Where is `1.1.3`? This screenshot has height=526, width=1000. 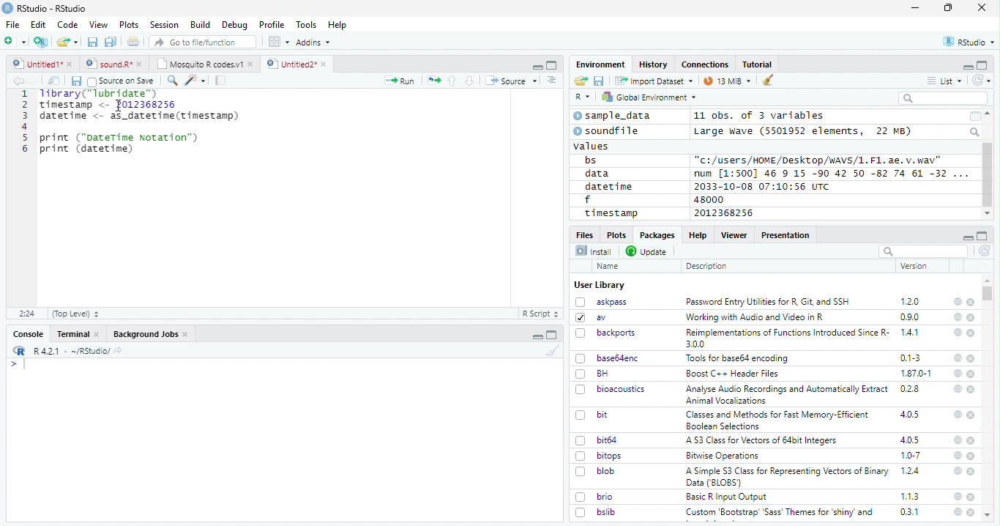
1.1.3 is located at coordinates (910, 496).